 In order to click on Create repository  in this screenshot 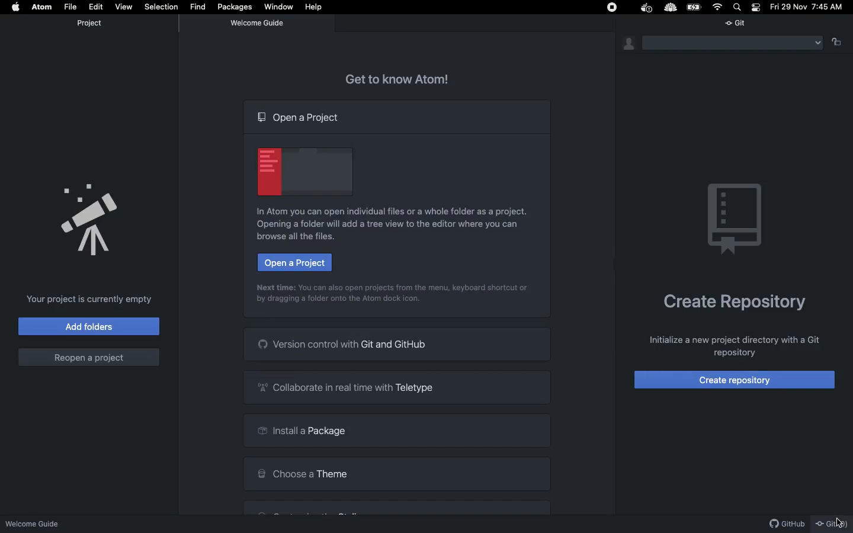, I will do `click(732, 302)`.